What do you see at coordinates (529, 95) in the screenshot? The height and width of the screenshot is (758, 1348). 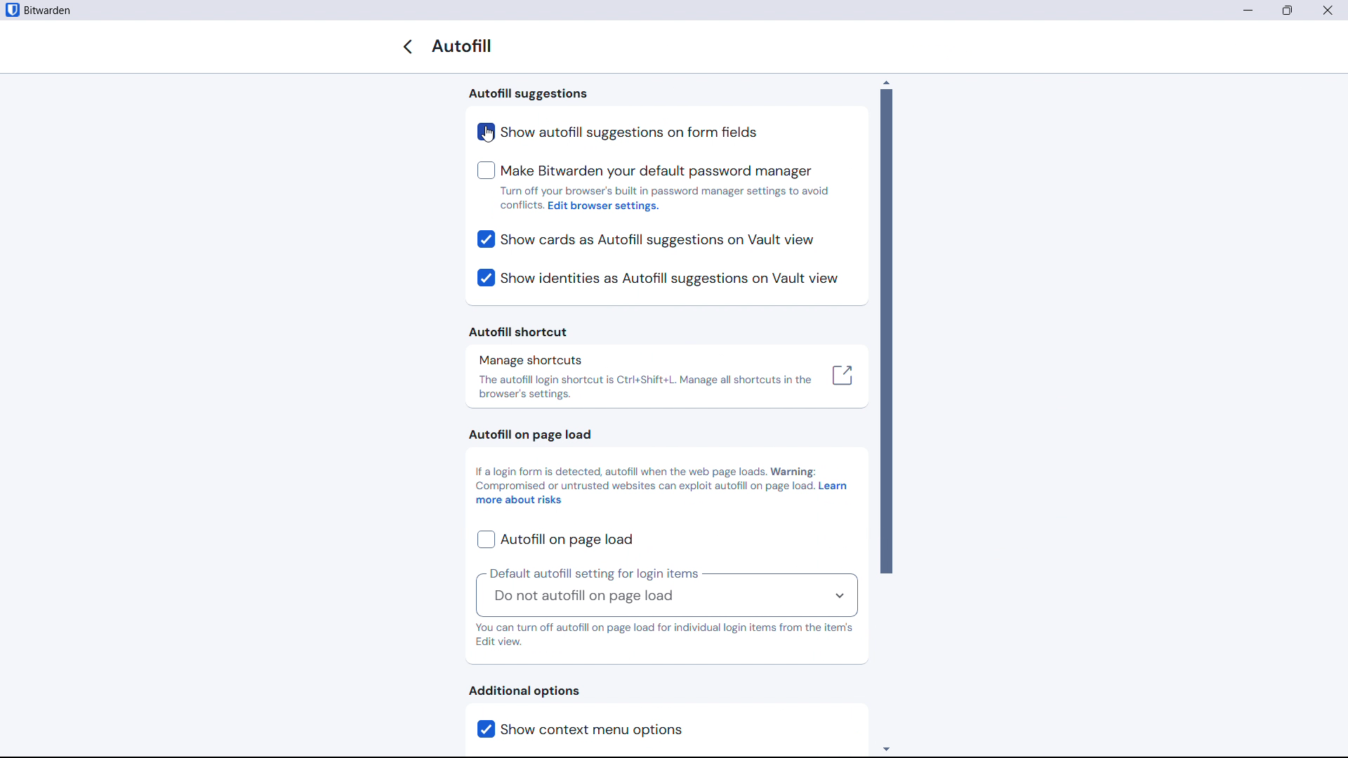 I see `Autofill suggestions` at bounding box center [529, 95].